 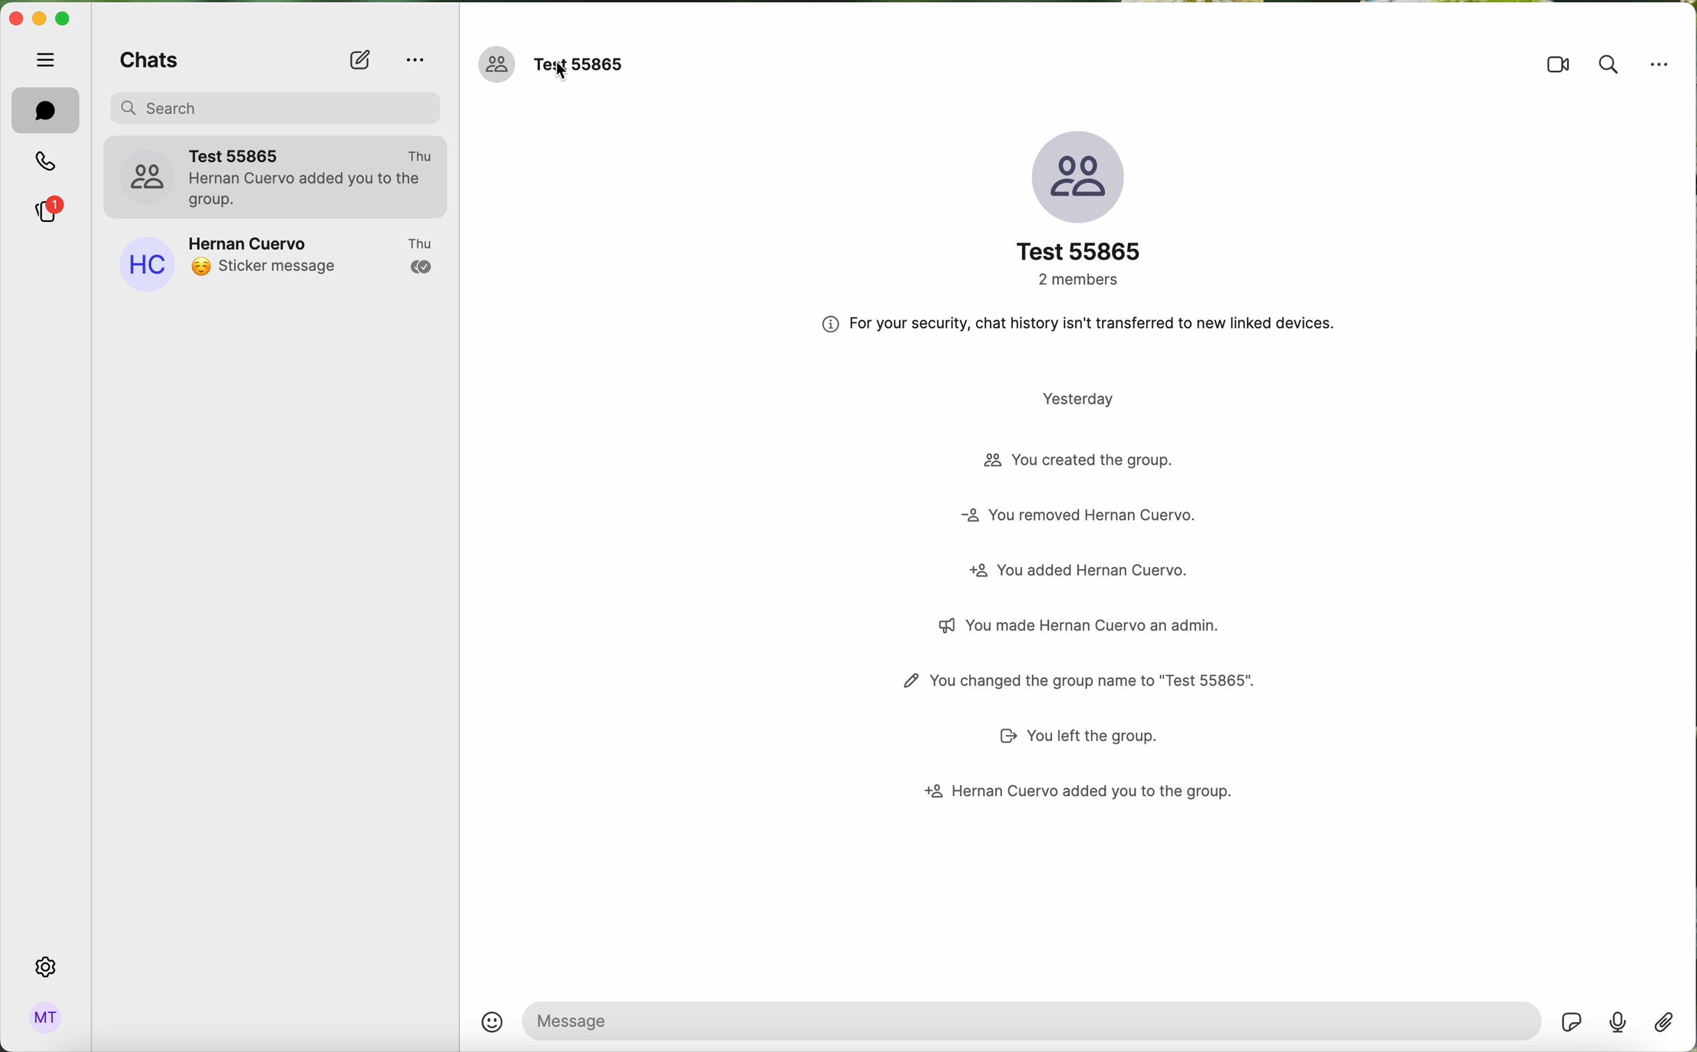 What do you see at coordinates (492, 1021) in the screenshot?
I see `emoji` at bounding box center [492, 1021].